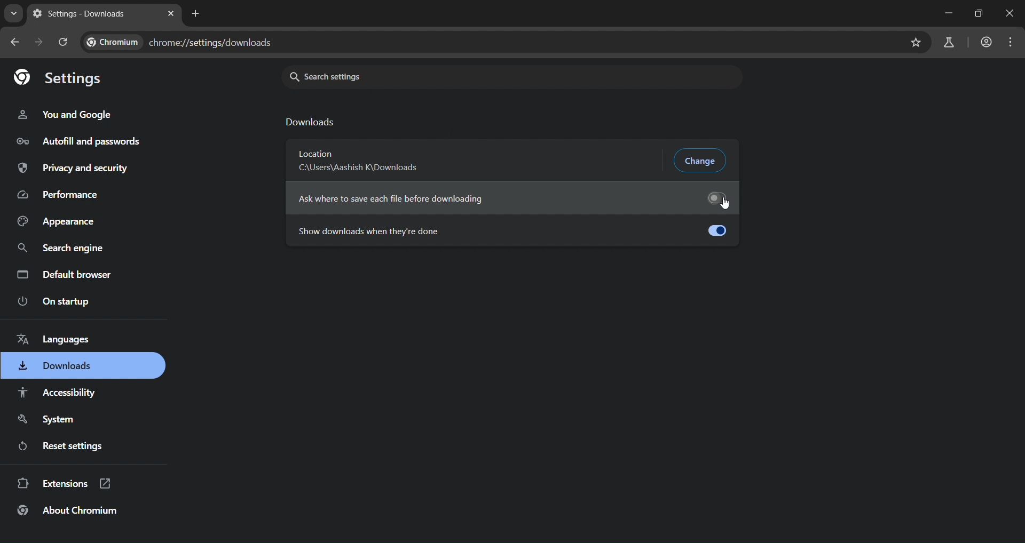 The width and height of the screenshot is (1025, 543). Describe the element at coordinates (79, 14) in the screenshot. I see `current tab` at that location.